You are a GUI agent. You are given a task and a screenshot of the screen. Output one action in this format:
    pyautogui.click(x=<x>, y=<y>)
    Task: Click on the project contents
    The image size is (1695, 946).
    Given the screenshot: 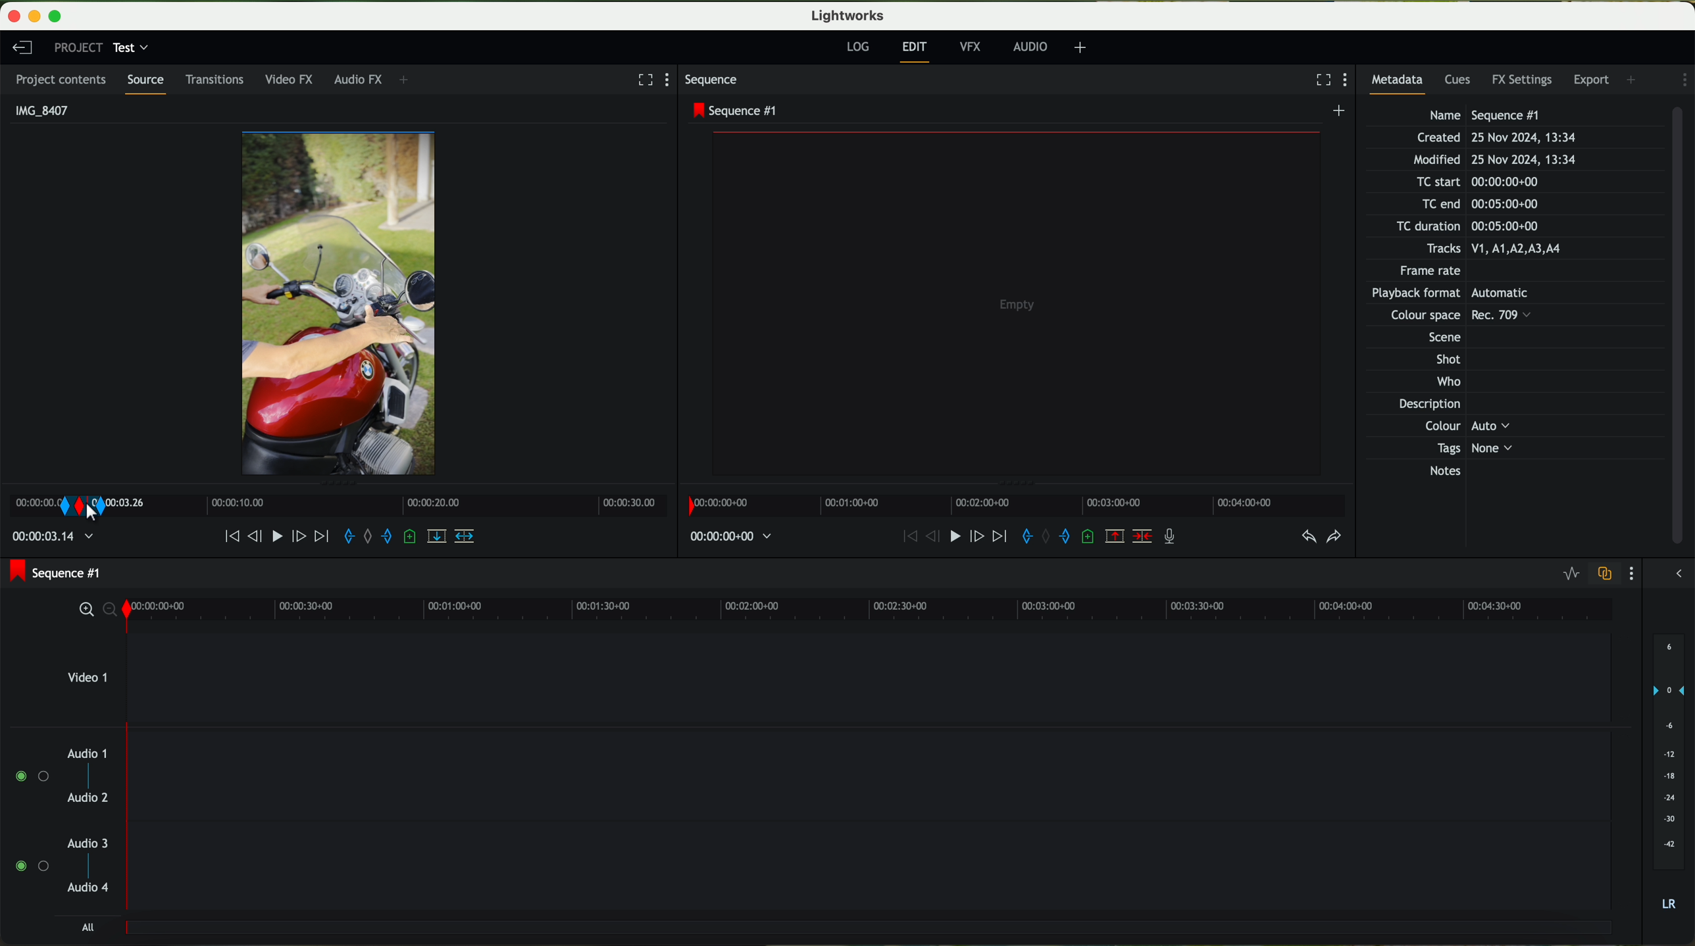 What is the action you would take?
    pyautogui.click(x=63, y=80)
    